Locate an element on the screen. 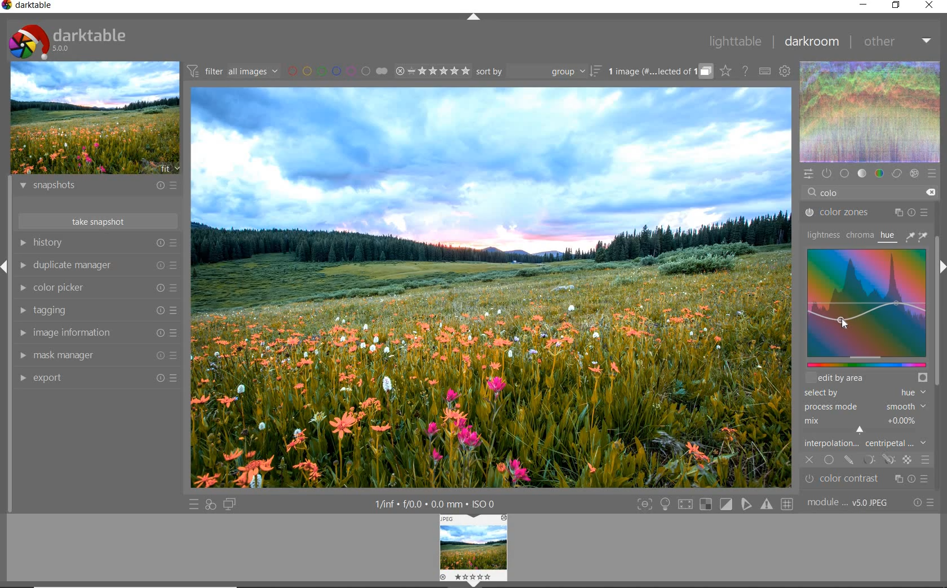 The image size is (947, 588). show global preferences is located at coordinates (784, 71).